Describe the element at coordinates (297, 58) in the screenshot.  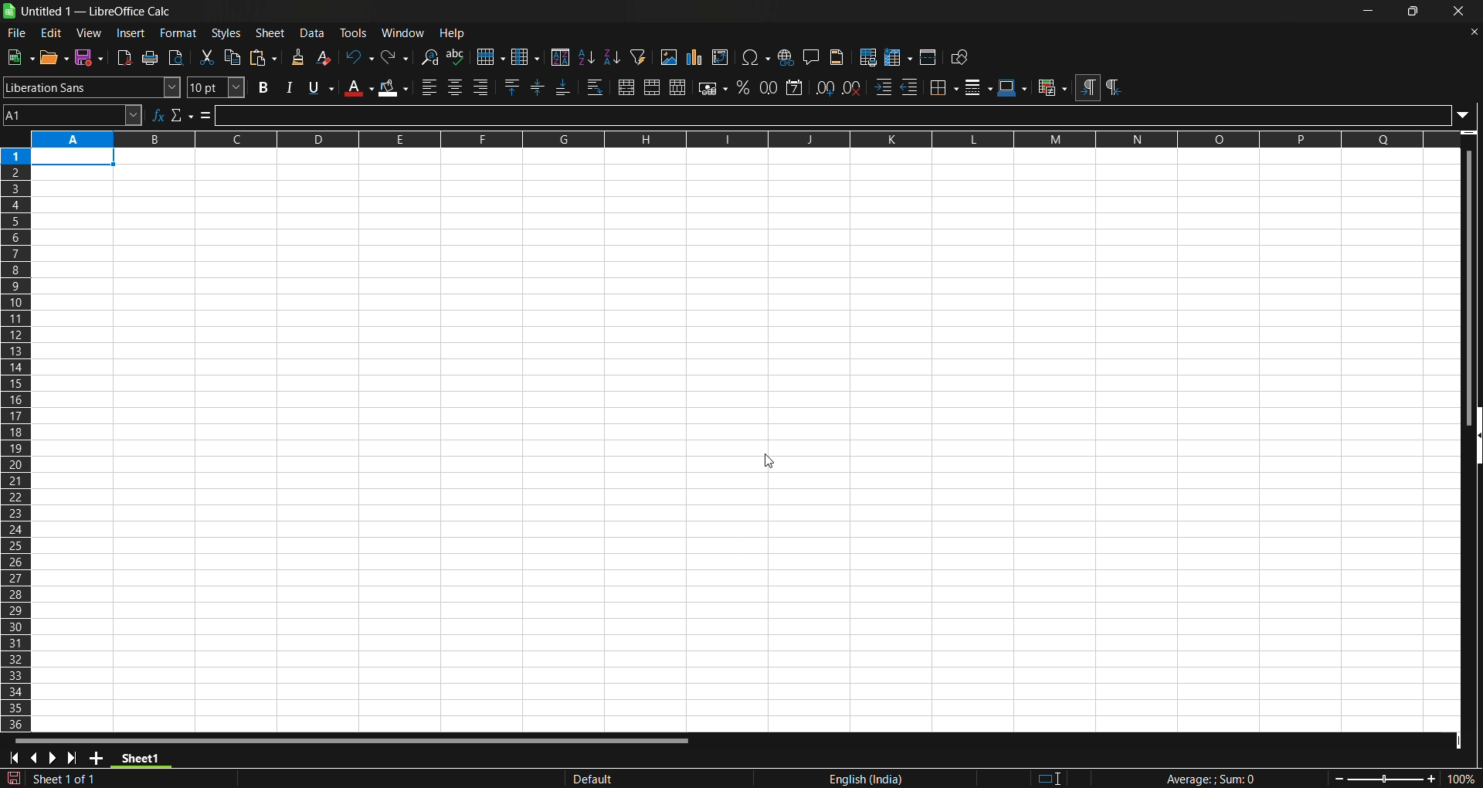
I see `clone formatting` at that location.